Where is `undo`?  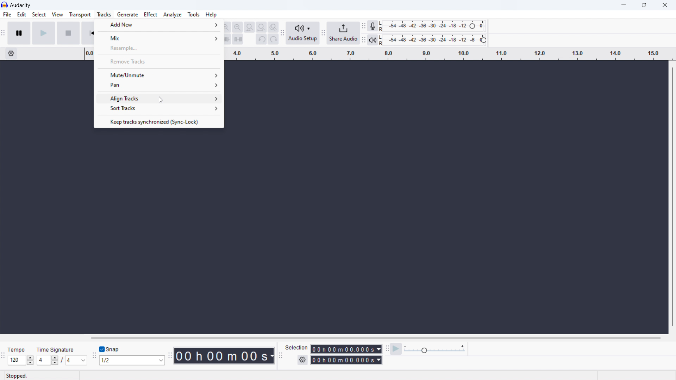 undo is located at coordinates (261, 39).